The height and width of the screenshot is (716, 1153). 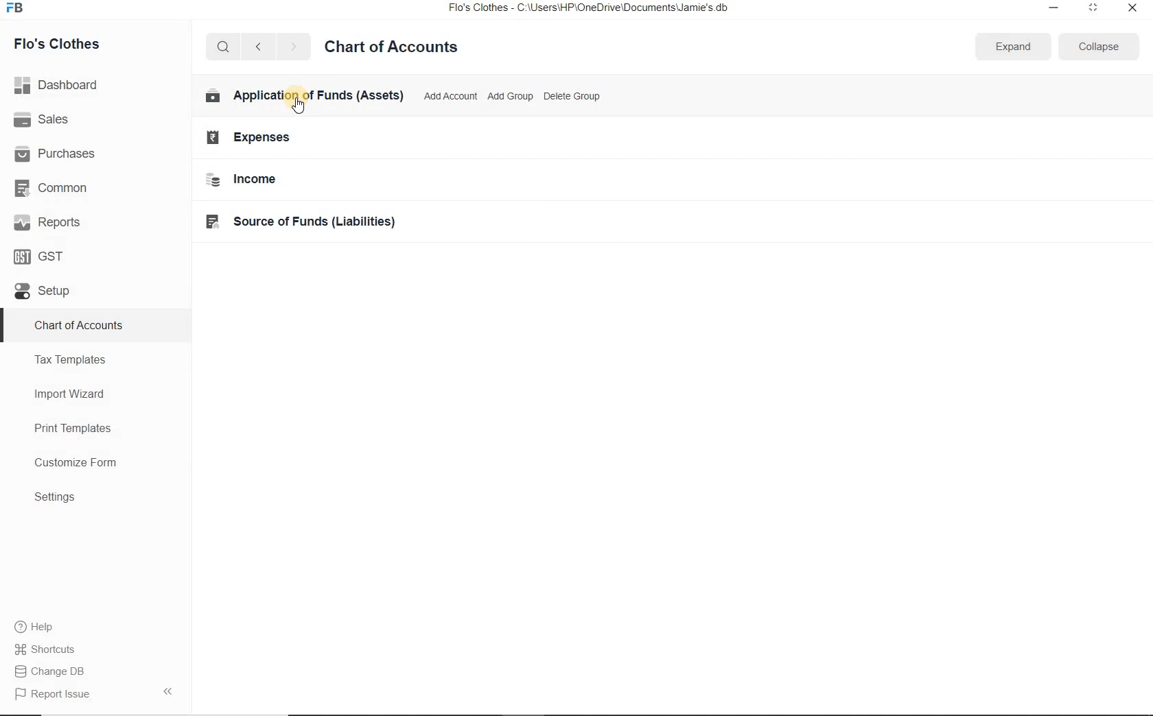 I want to click on Expenses, so click(x=259, y=137).